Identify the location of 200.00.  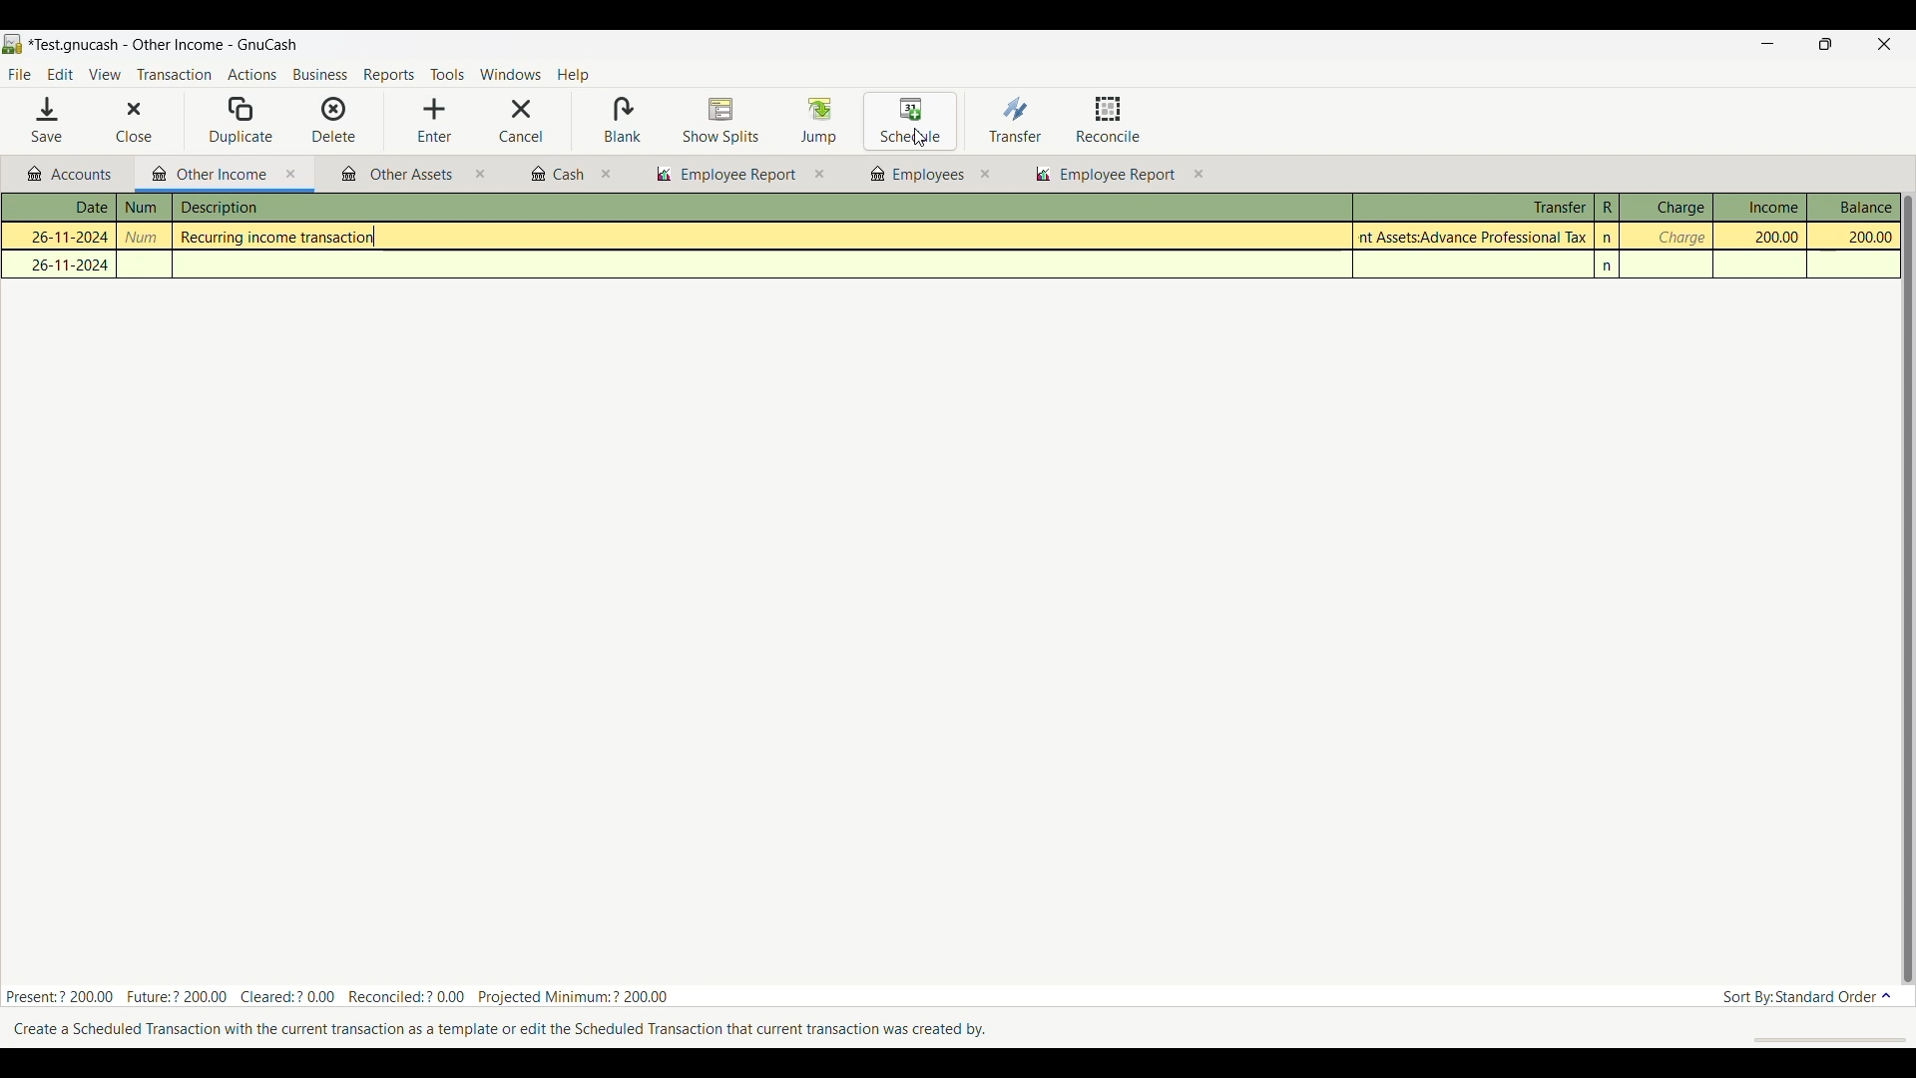
(1854, 238).